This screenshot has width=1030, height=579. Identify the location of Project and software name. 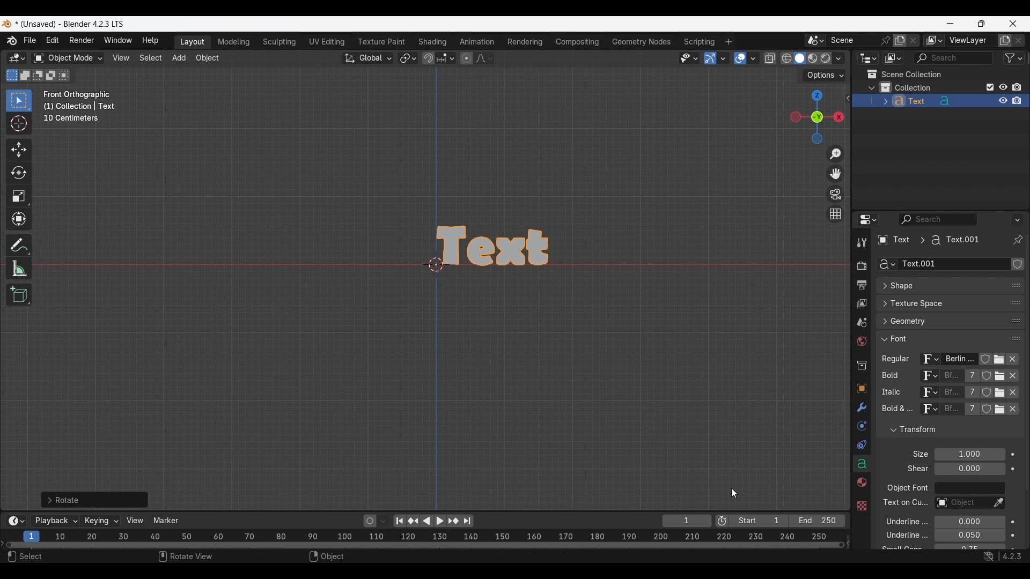
(70, 24).